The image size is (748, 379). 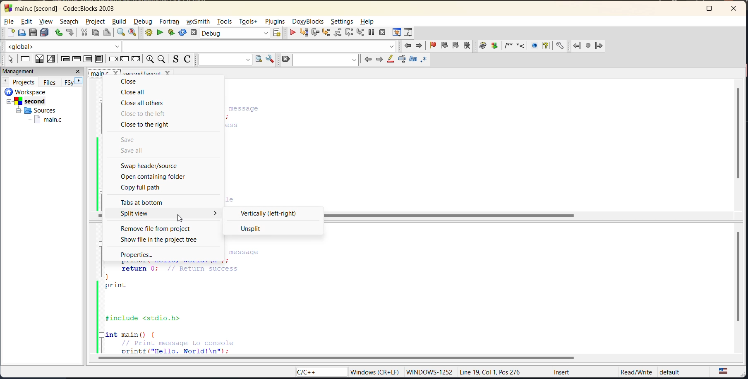 I want to click on search, so click(x=69, y=22).